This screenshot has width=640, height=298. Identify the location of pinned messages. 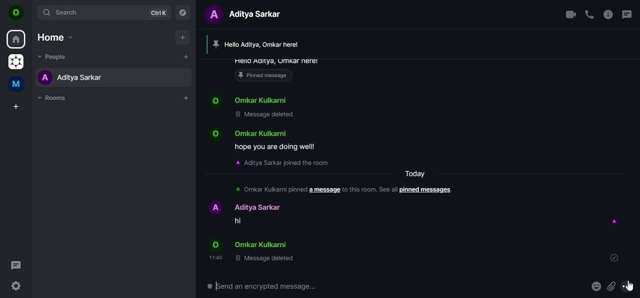
(426, 190).